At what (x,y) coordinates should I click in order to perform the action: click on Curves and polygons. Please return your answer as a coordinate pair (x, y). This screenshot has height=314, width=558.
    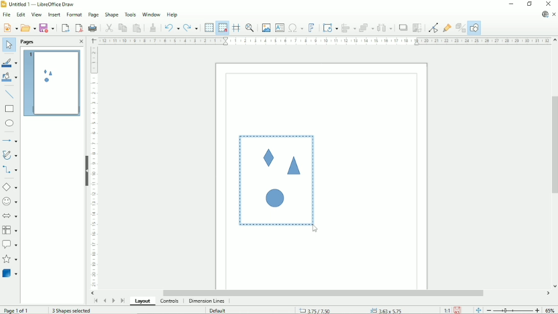
    Looking at the image, I should click on (10, 155).